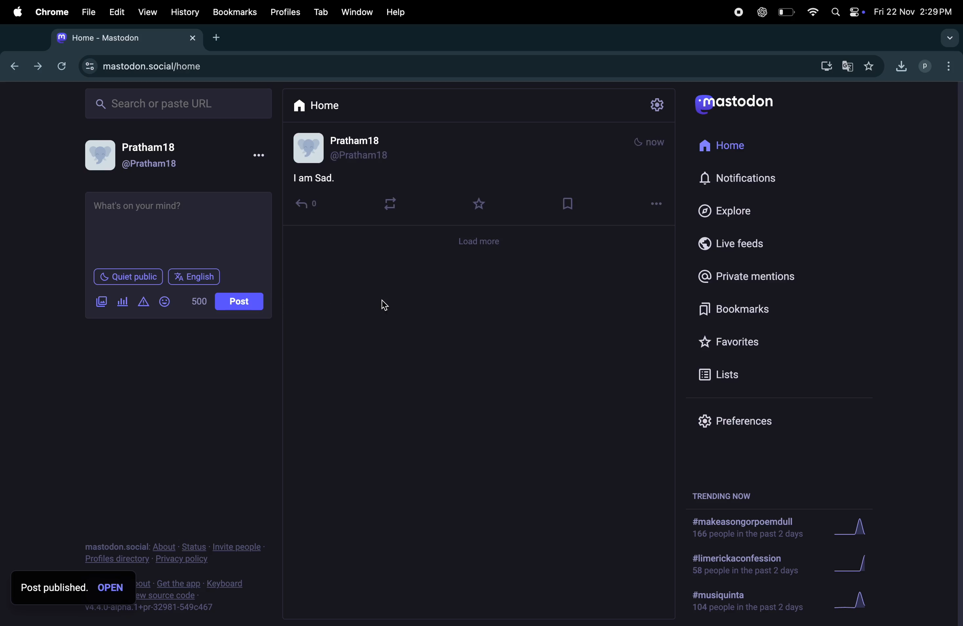  I want to click on bookmarks, so click(764, 308).